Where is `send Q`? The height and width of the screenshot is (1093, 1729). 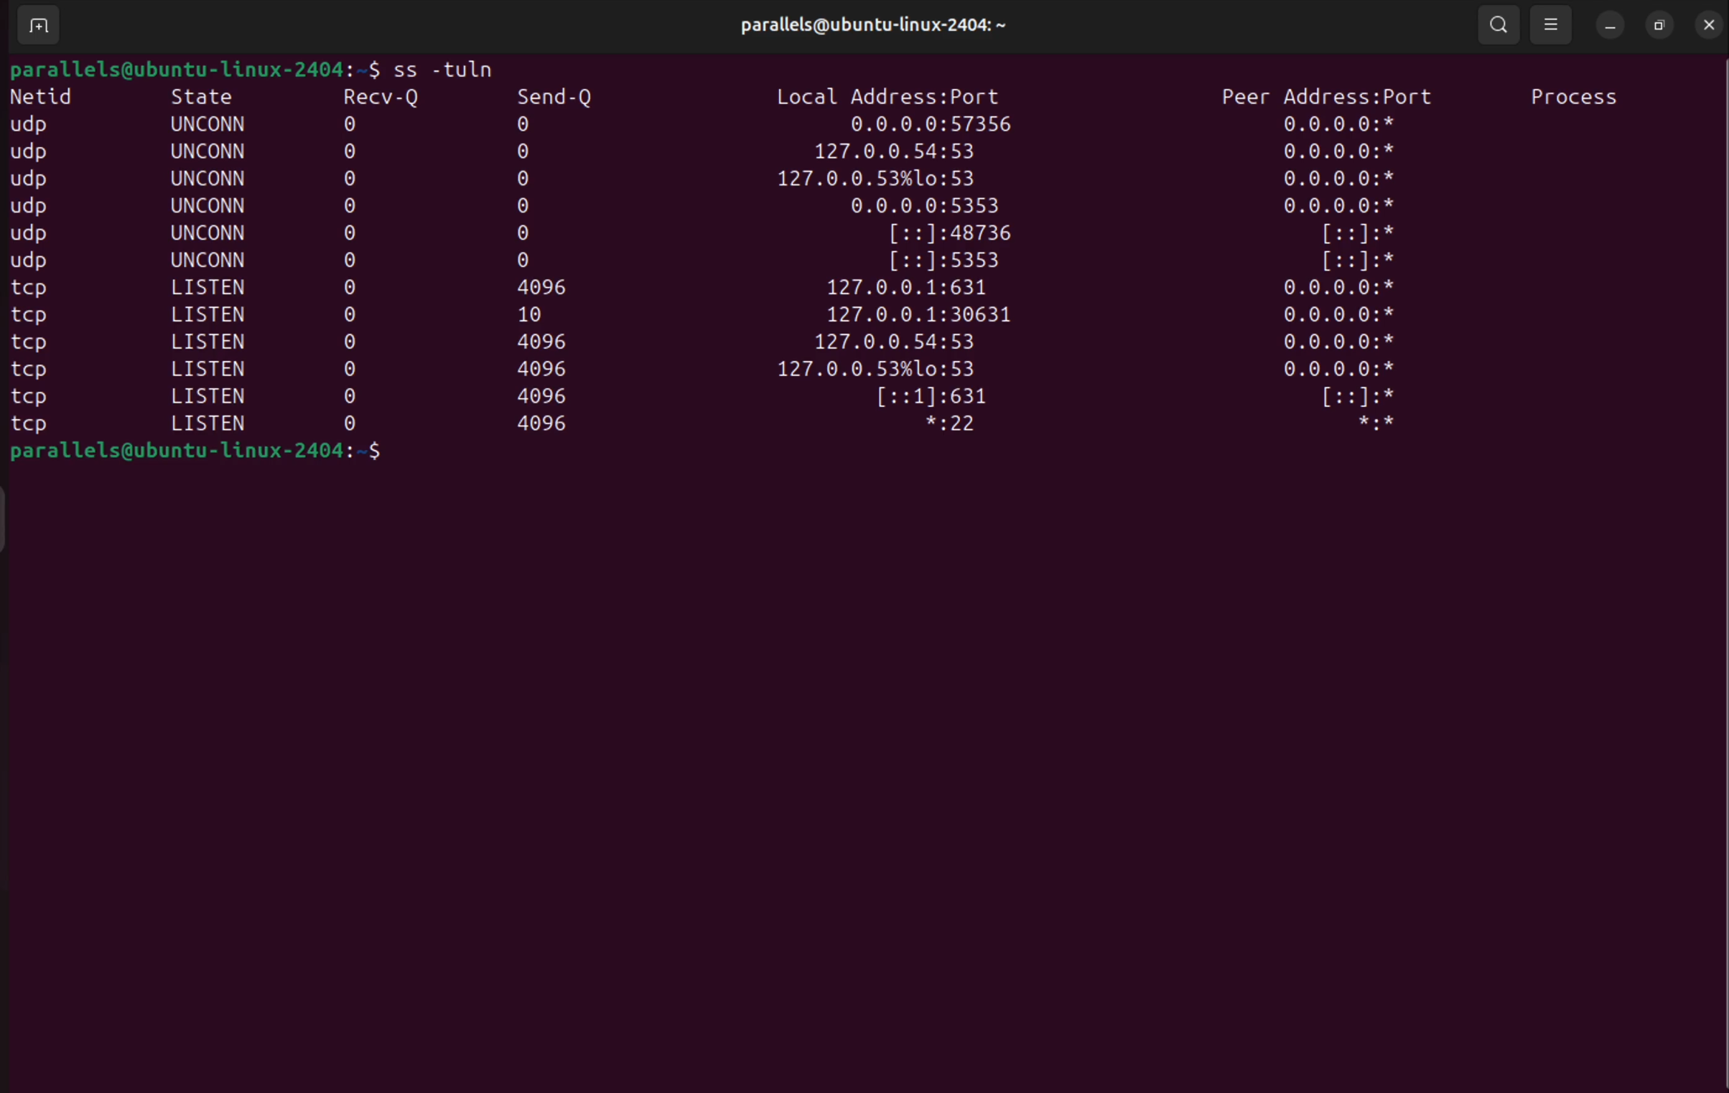 send Q is located at coordinates (564, 95).